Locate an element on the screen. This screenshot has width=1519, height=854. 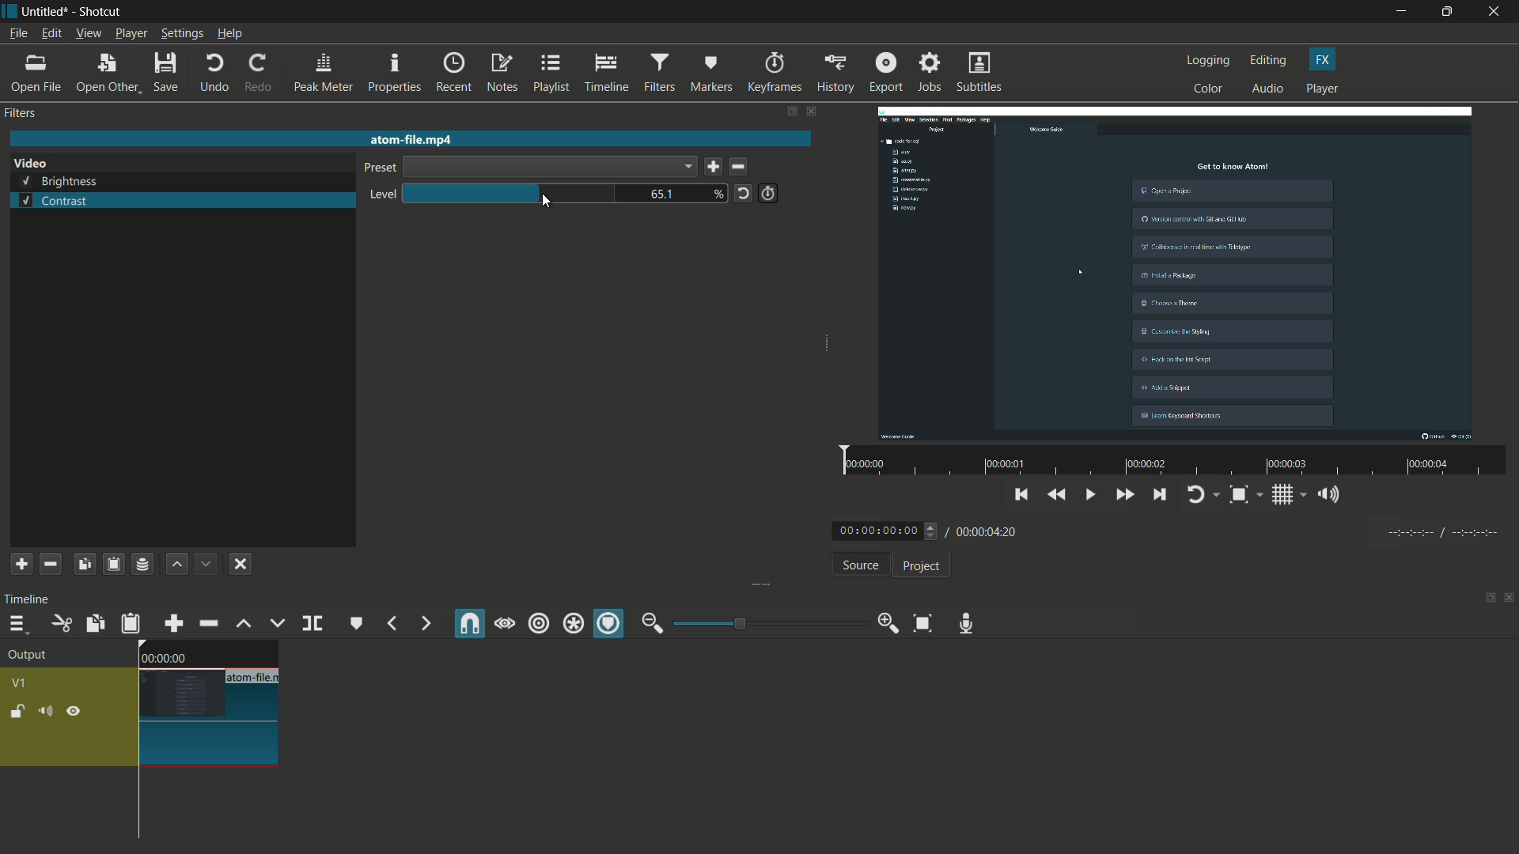
ripple all tracks is located at coordinates (572, 625).